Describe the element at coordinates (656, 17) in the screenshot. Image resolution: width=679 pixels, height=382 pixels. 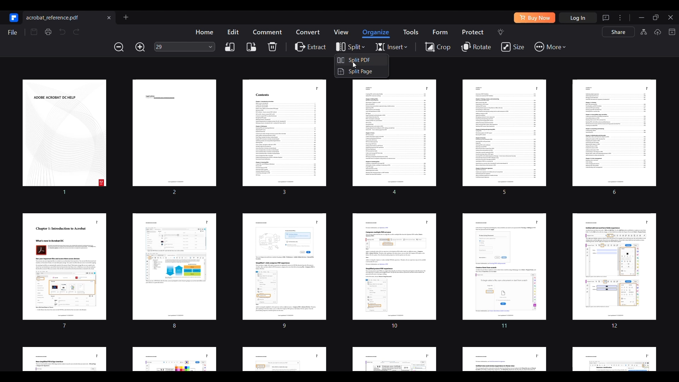
I see `Show interface in a smaller tab` at that location.